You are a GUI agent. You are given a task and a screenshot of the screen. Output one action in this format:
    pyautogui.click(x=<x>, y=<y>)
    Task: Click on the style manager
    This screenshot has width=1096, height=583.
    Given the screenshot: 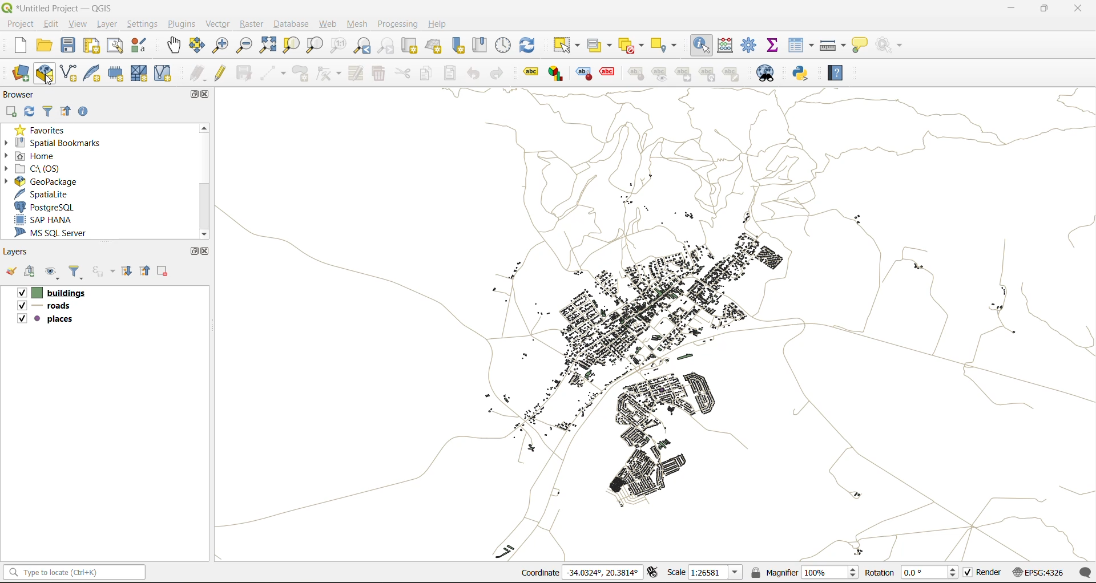 What is the action you would take?
    pyautogui.click(x=140, y=46)
    